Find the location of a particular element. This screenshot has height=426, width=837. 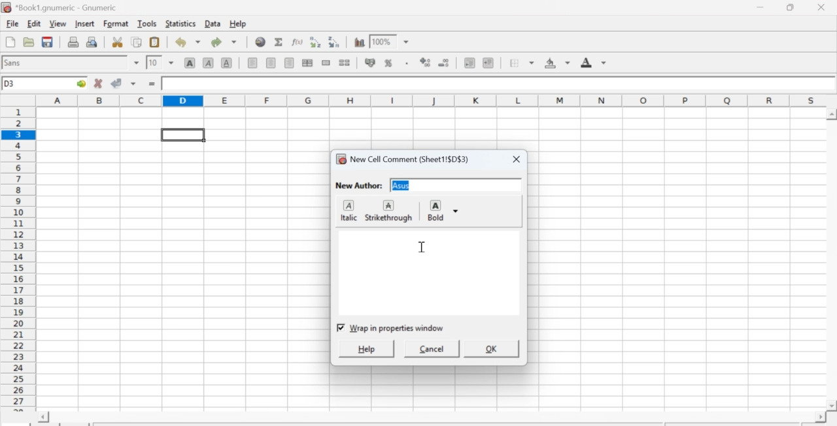

Statistics is located at coordinates (182, 24).